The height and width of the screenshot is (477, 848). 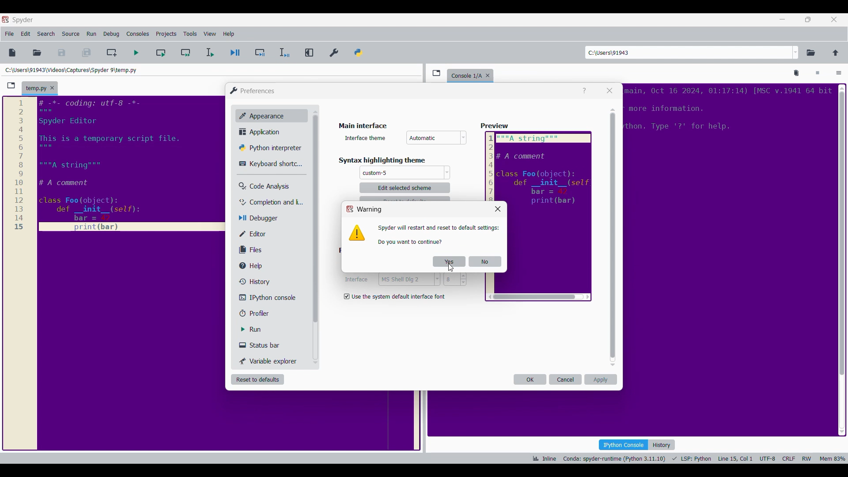 I want to click on New file, so click(x=13, y=53).